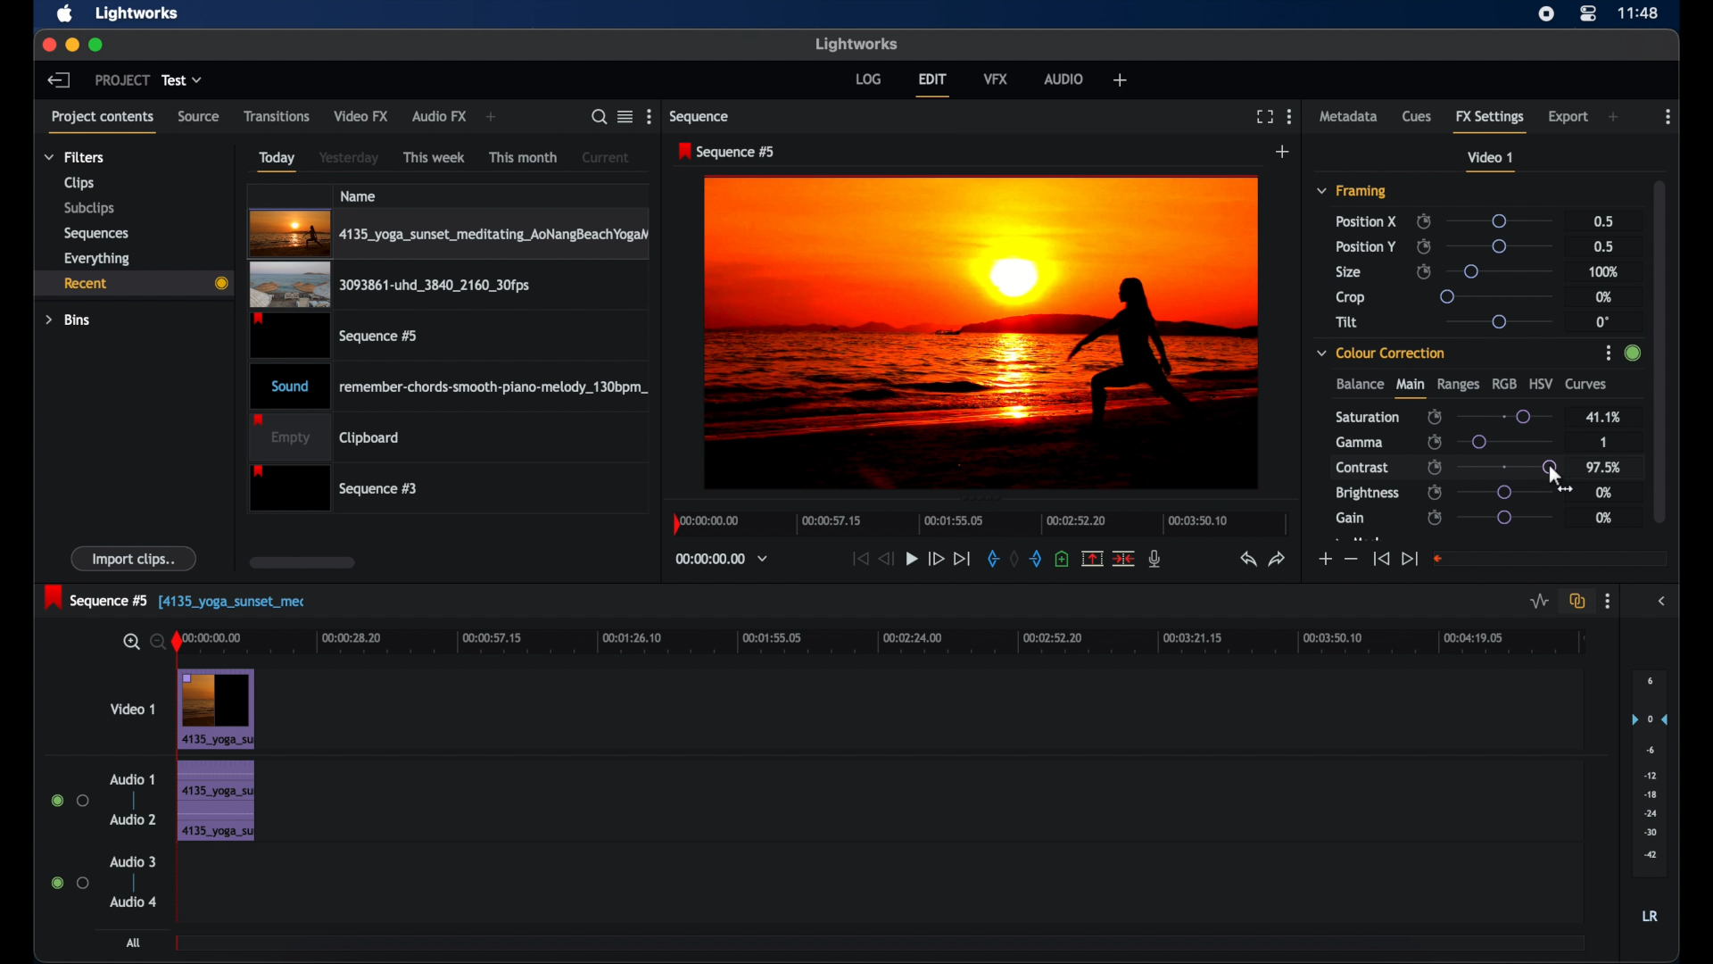 The width and height of the screenshot is (1713, 964). What do you see at coordinates (1604, 518) in the screenshot?
I see `0%` at bounding box center [1604, 518].